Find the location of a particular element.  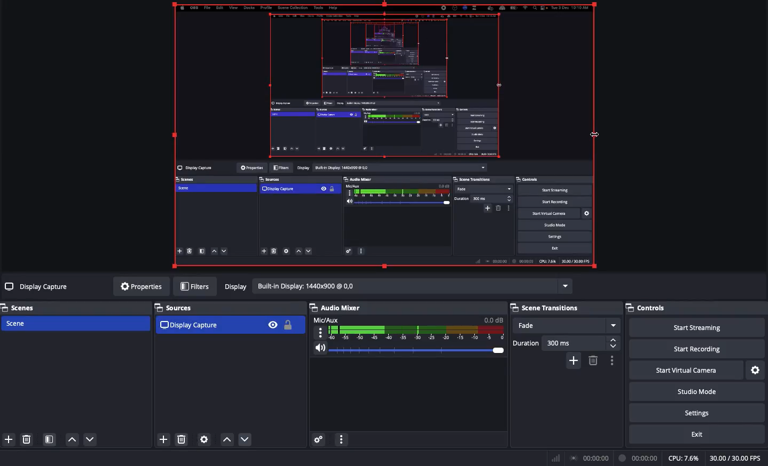

Display is located at coordinates (397, 287).